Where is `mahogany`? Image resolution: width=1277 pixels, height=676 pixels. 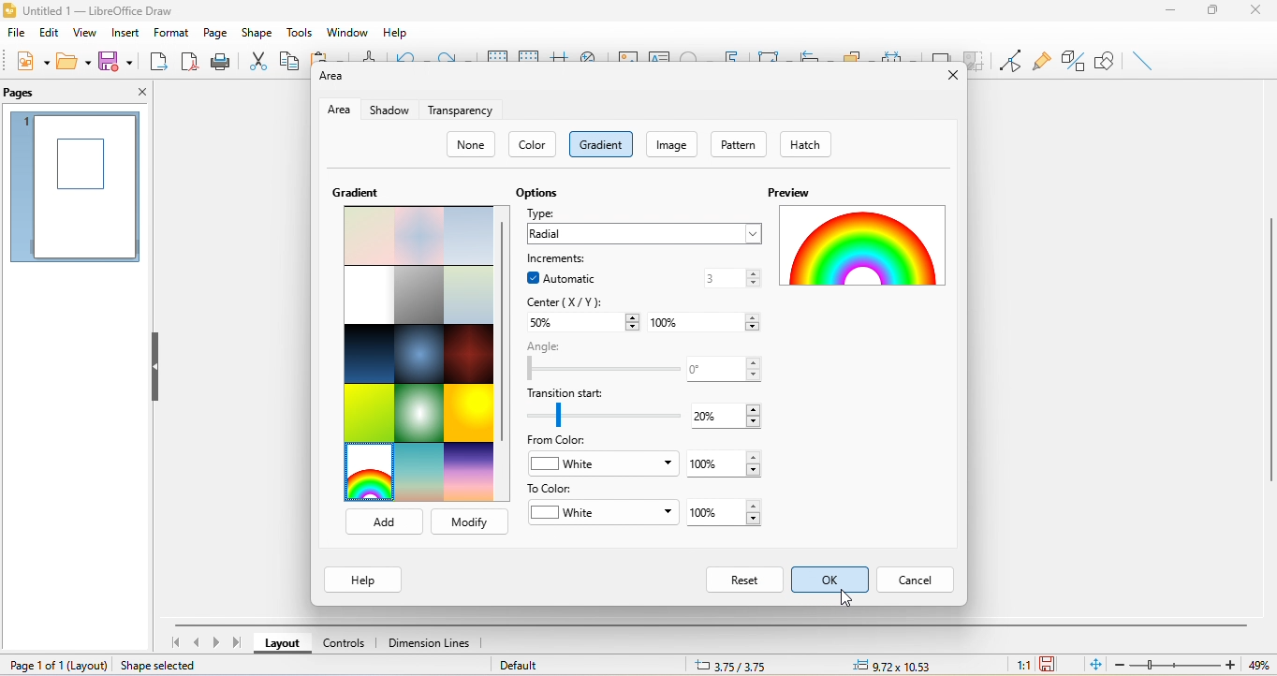 mahogany is located at coordinates (469, 358).